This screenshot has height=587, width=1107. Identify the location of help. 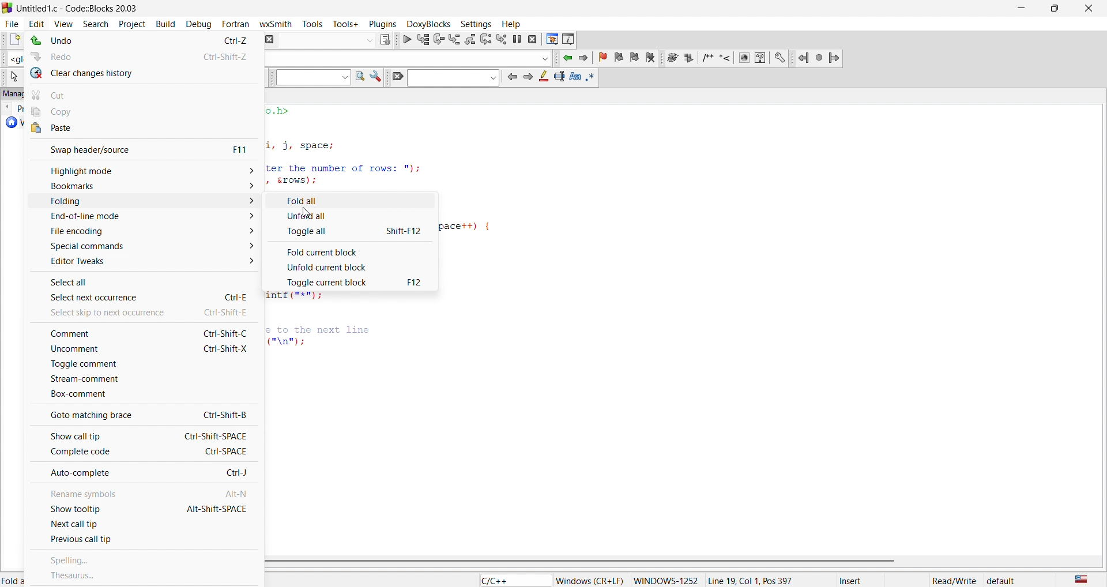
(510, 24).